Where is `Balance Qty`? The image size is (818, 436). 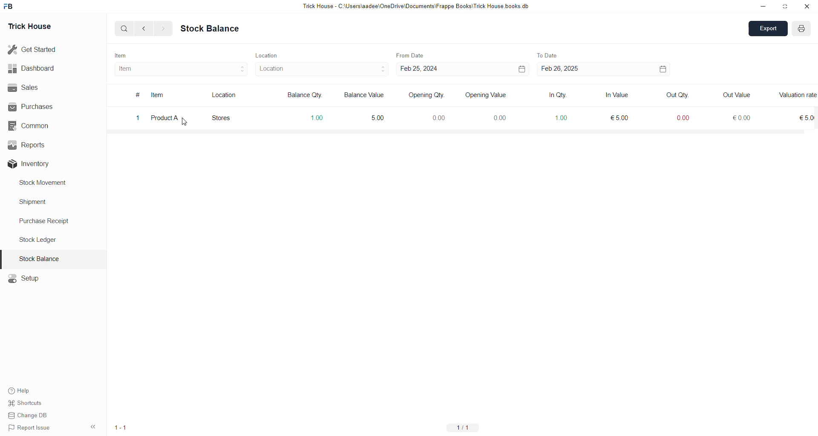 Balance Qty is located at coordinates (300, 97).